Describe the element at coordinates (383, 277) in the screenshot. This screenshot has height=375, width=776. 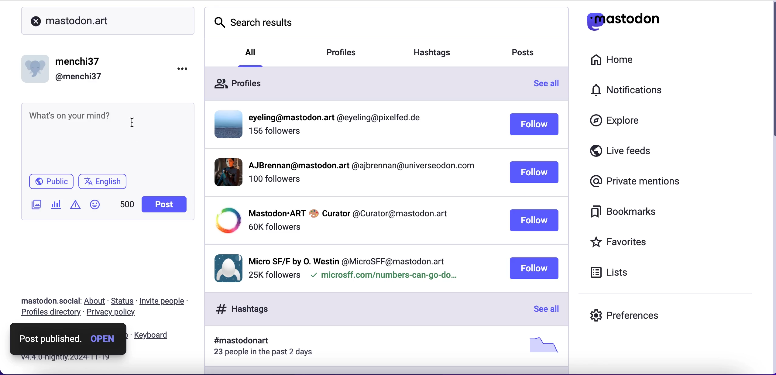
I see `microsff` at that location.